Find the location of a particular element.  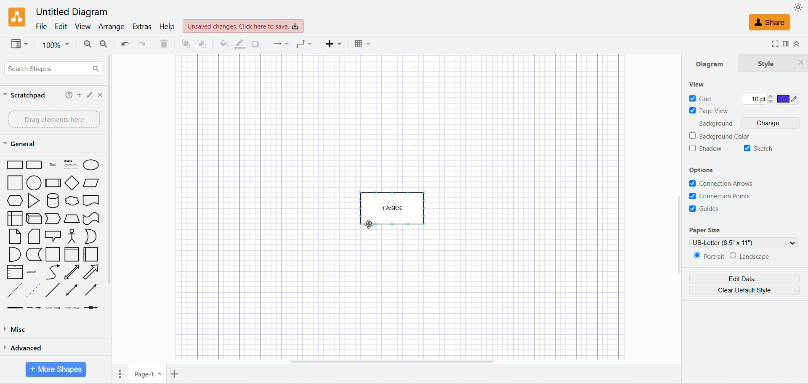

zoom in is located at coordinates (84, 44).